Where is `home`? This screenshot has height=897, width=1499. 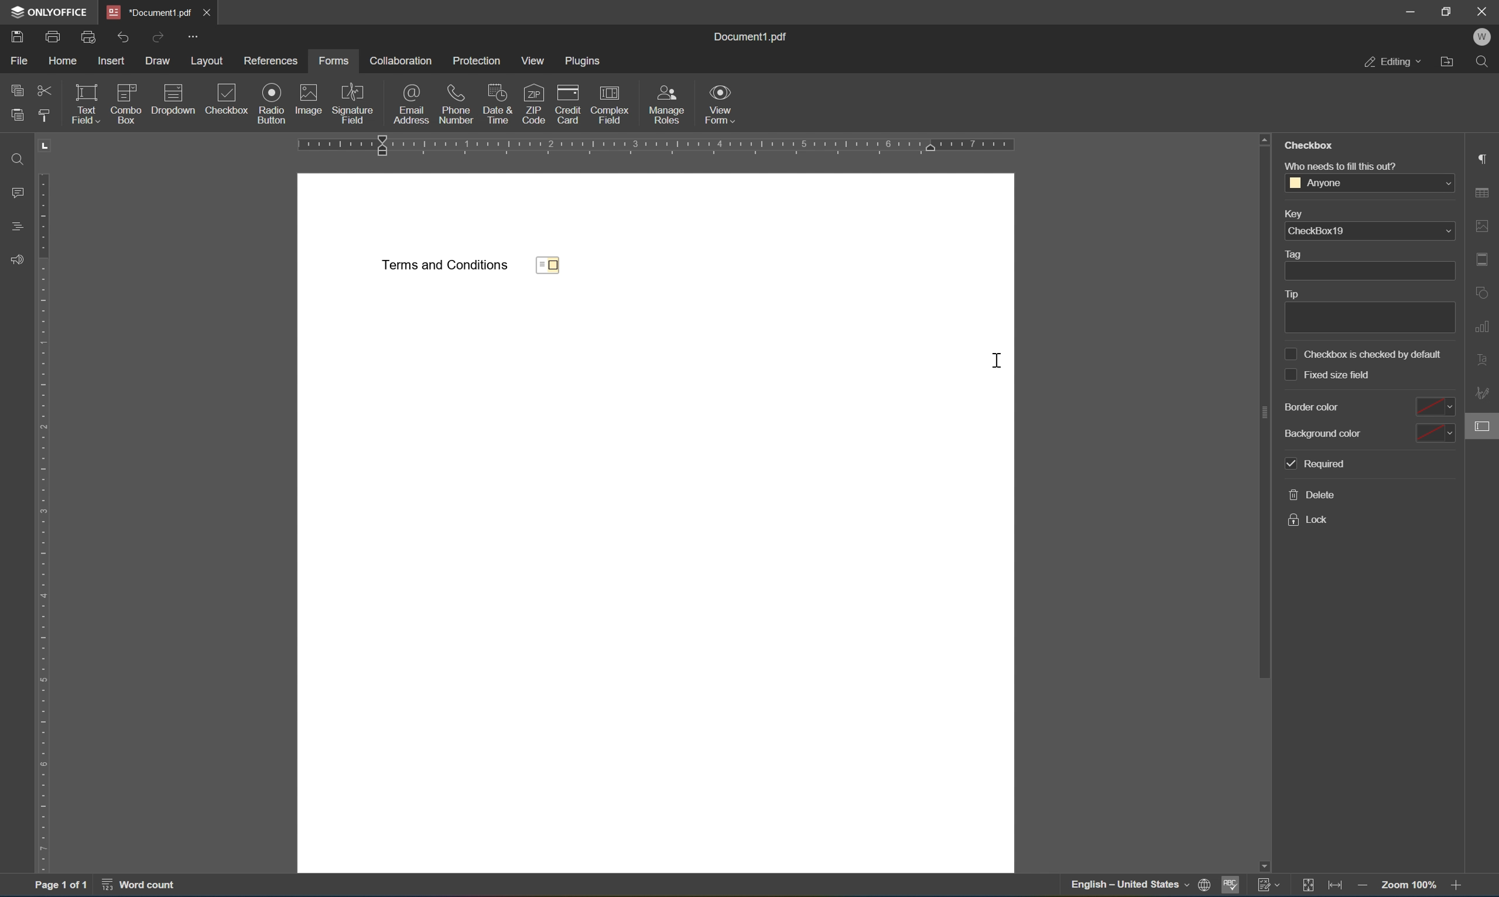 home is located at coordinates (63, 60).